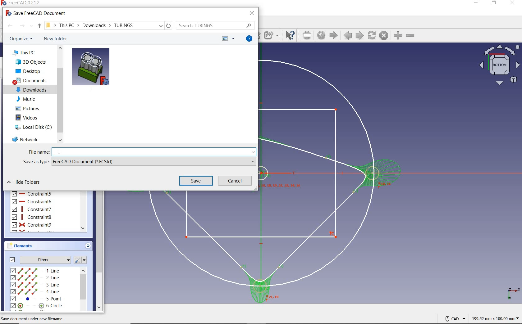  I want to click on close, so click(512, 3).